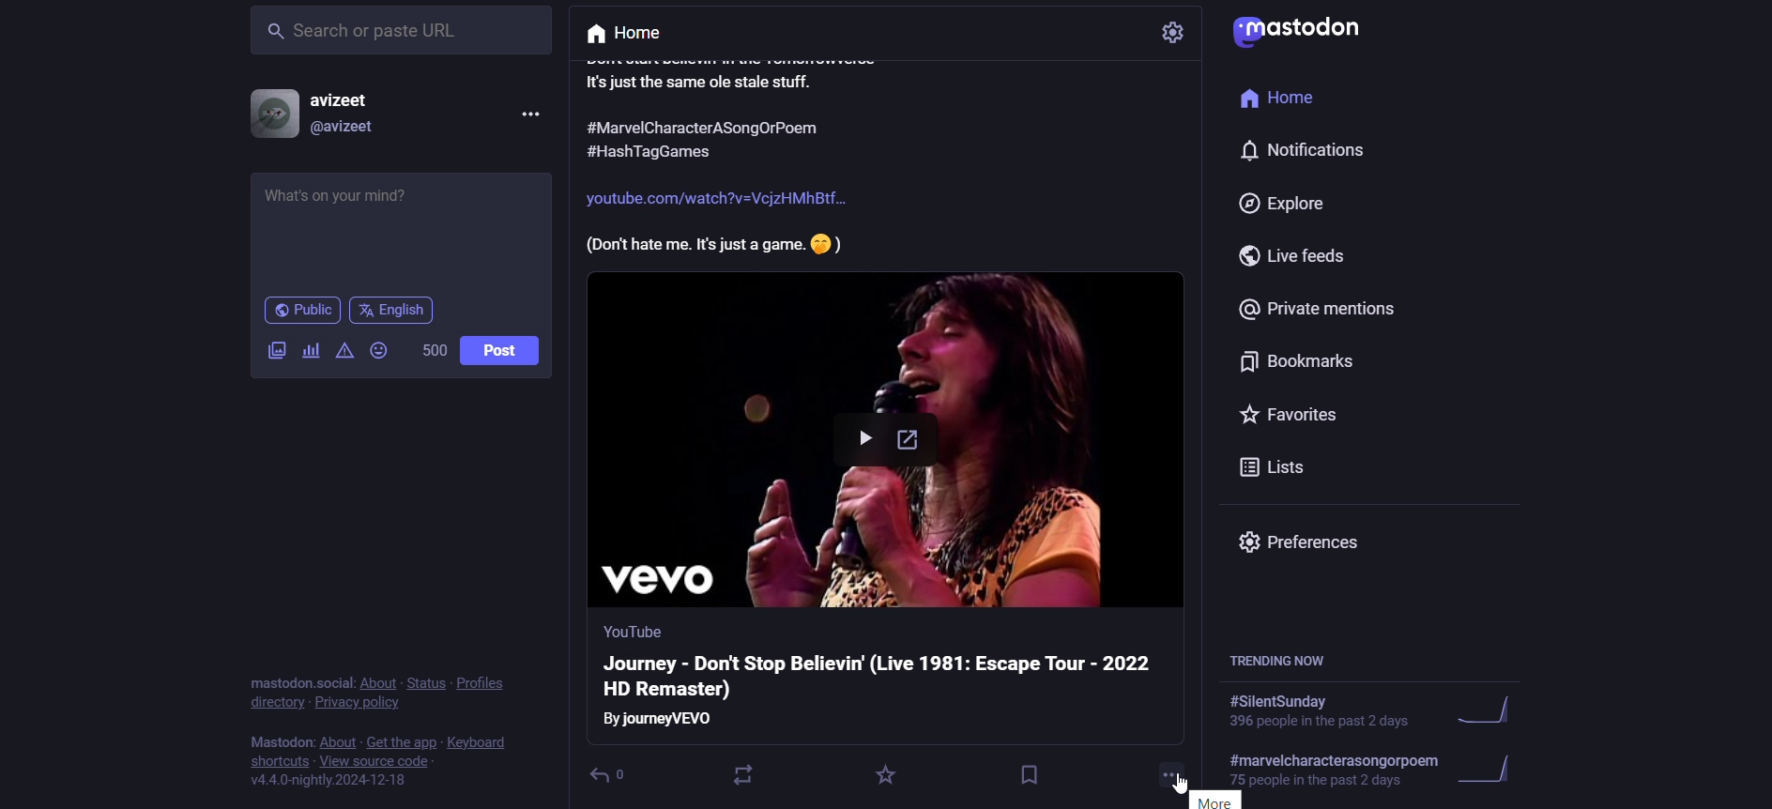 The image size is (1772, 809). What do you see at coordinates (528, 115) in the screenshot?
I see `more` at bounding box center [528, 115].